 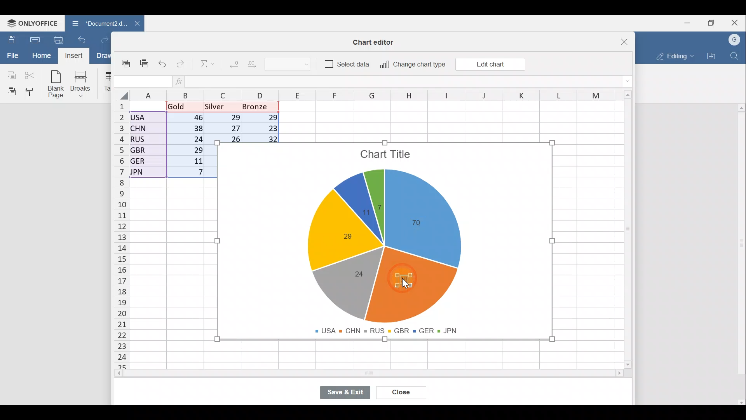 What do you see at coordinates (10, 91) in the screenshot?
I see `Paste` at bounding box center [10, 91].